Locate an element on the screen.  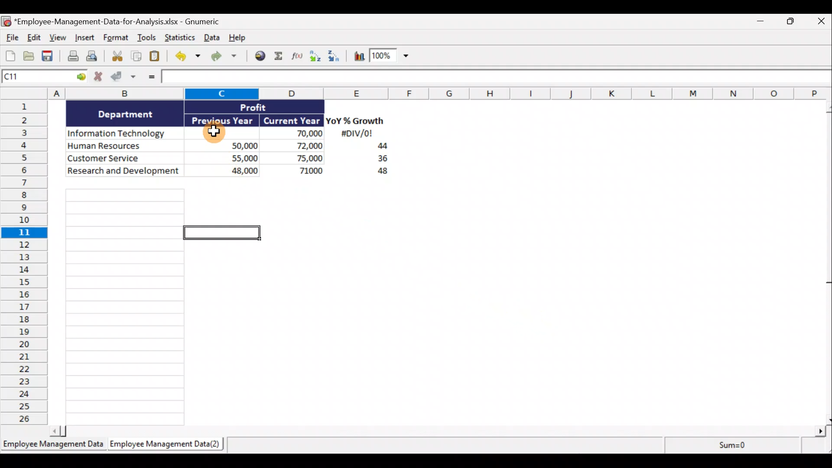
Sum=0 is located at coordinates (728, 448).